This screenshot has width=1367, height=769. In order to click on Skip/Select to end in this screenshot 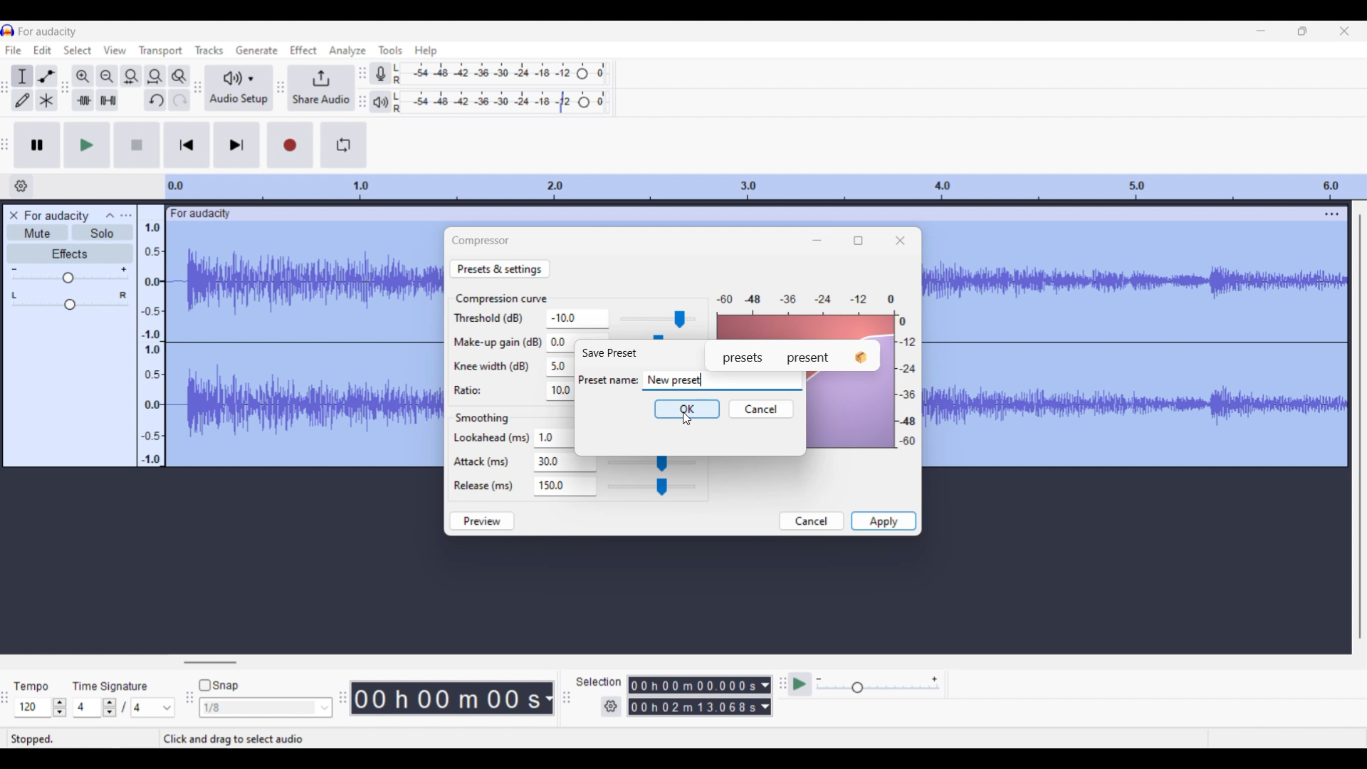, I will do `click(237, 145)`.